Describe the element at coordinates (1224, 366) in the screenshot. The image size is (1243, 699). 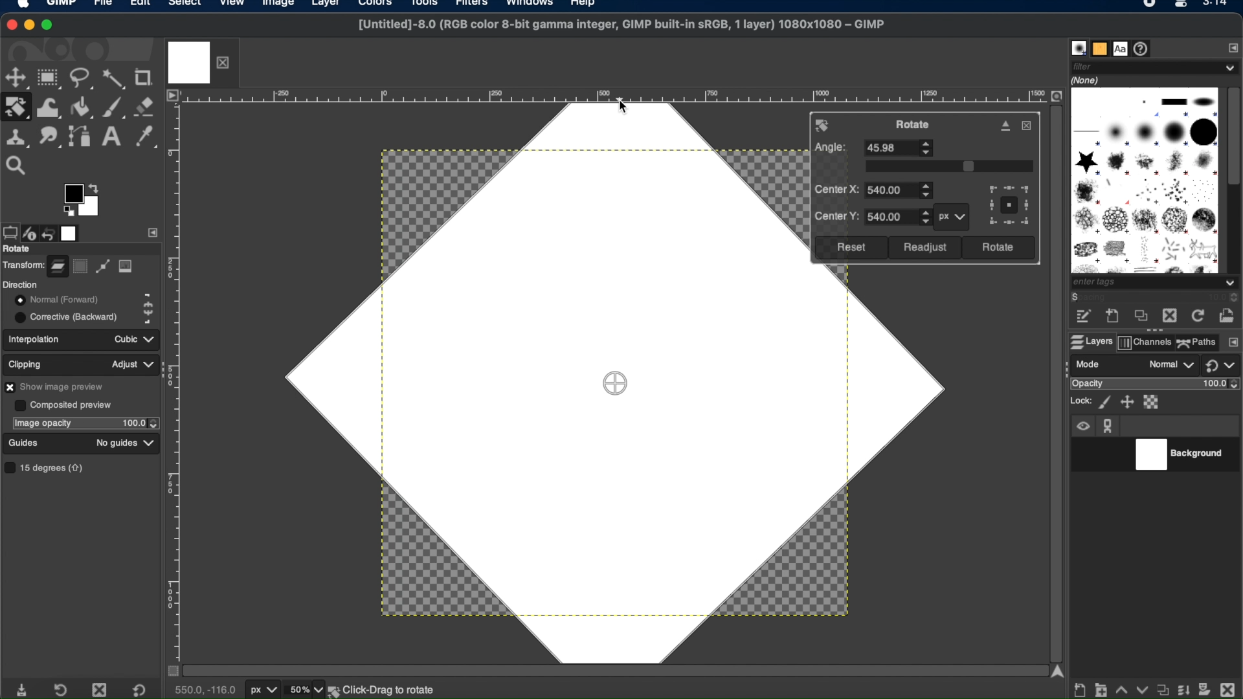
I see `switch to another group of modes` at that location.